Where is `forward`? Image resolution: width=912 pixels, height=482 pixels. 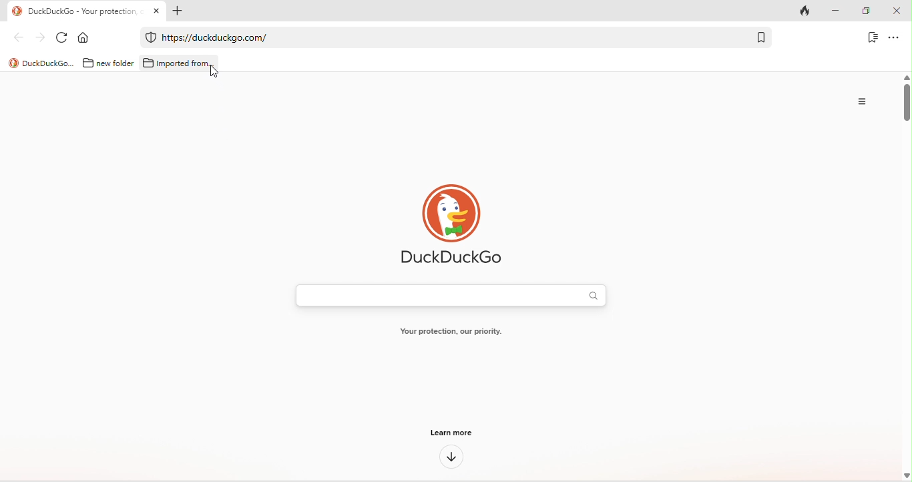
forward is located at coordinates (37, 37).